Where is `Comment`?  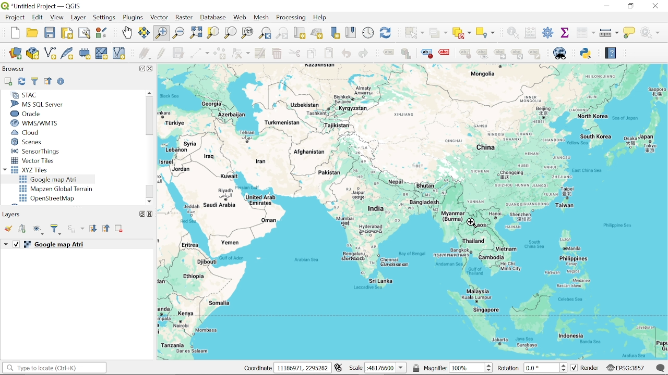
Comment is located at coordinates (661, 368).